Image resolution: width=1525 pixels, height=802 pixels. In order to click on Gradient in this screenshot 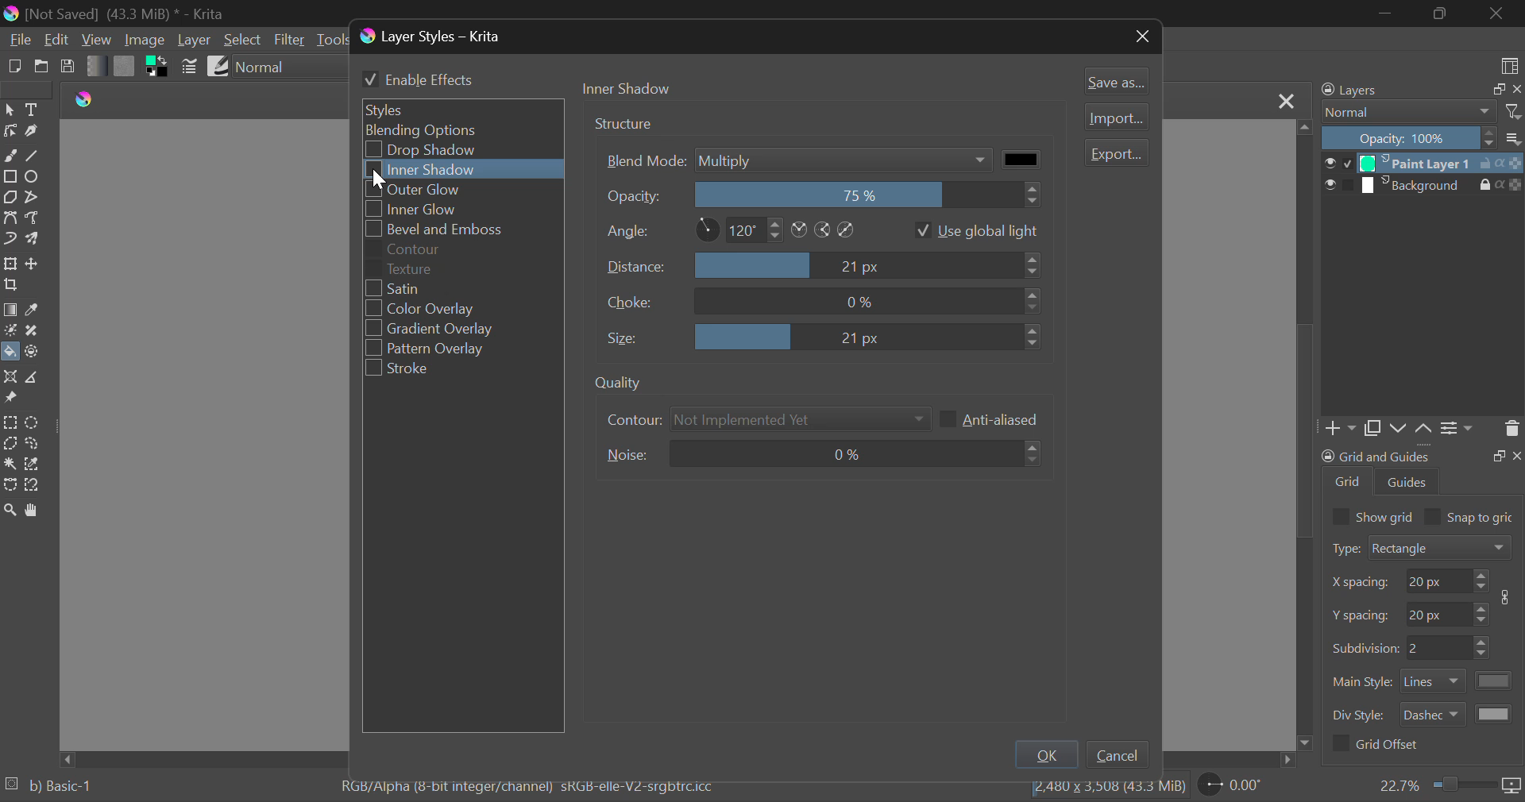, I will do `click(92, 66)`.